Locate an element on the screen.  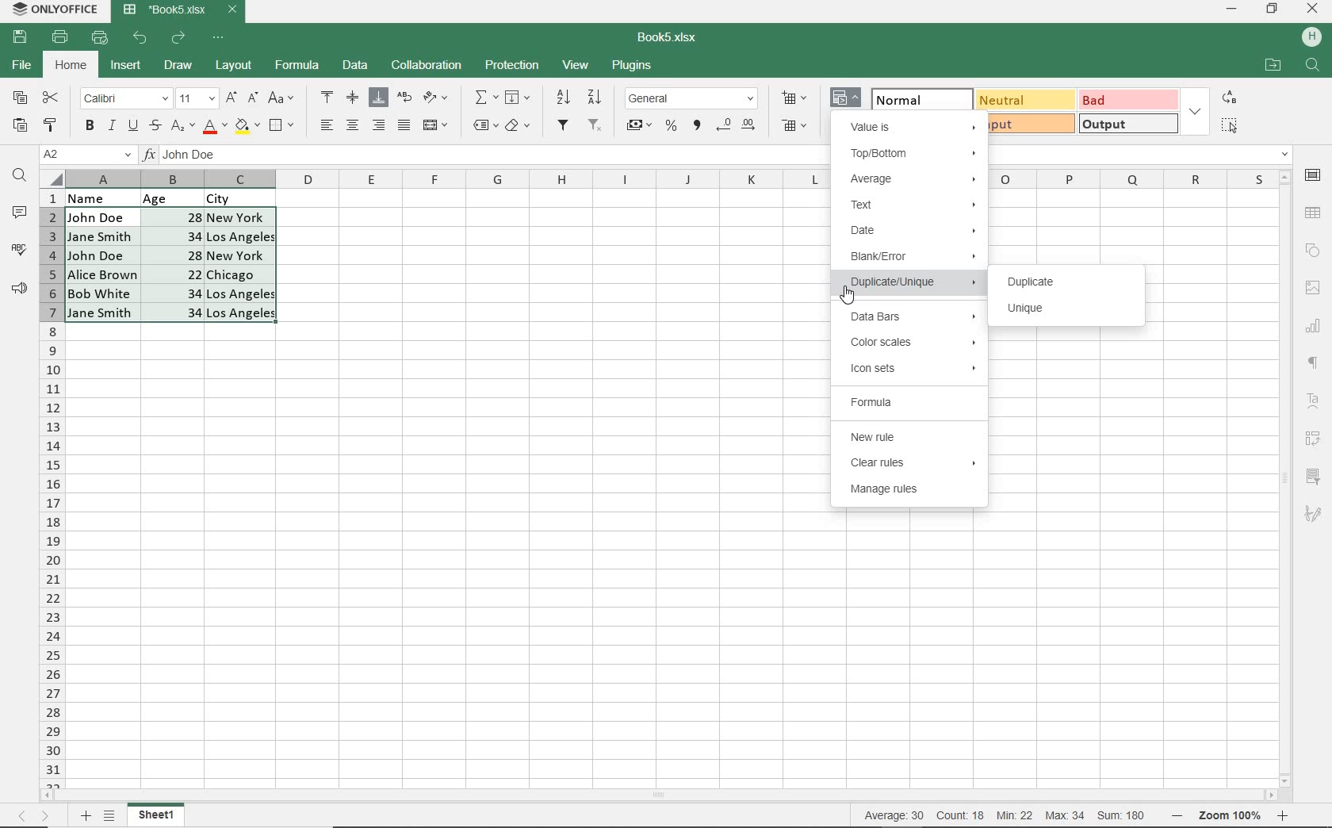
FONT is located at coordinates (124, 98).